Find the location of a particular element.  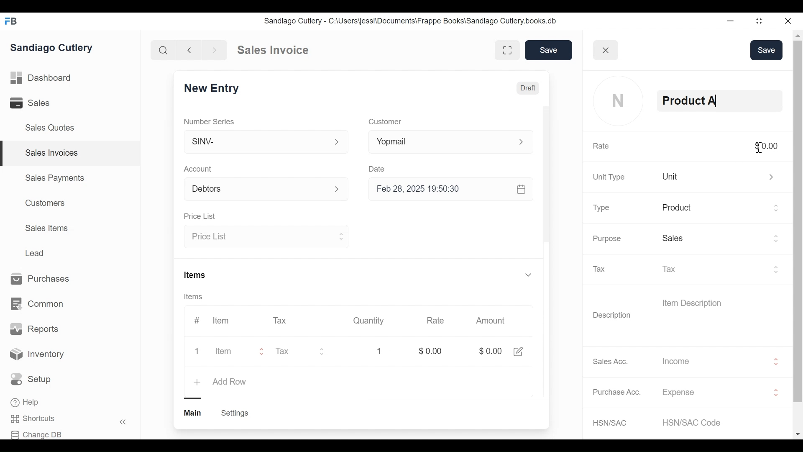

backward is located at coordinates (189, 50).